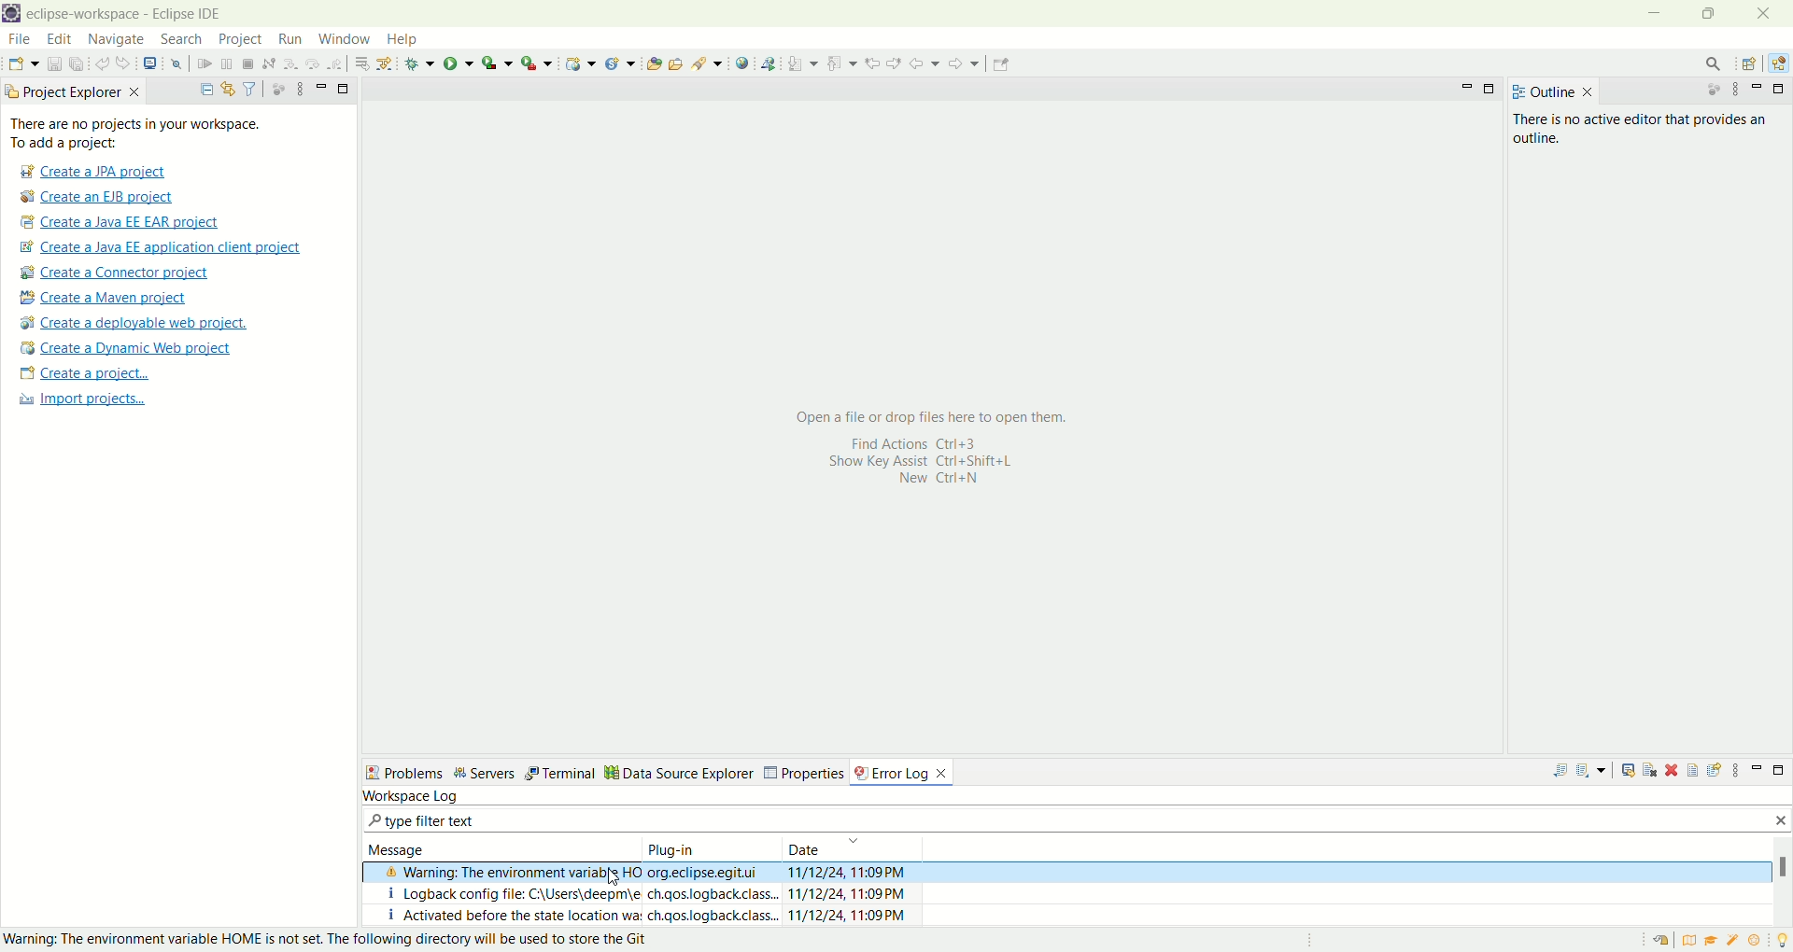 The height and width of the screenshot is (952, 1793). Describe the element at coordinates (1491, 89) in the screenshot. I see `maximize` at that location.